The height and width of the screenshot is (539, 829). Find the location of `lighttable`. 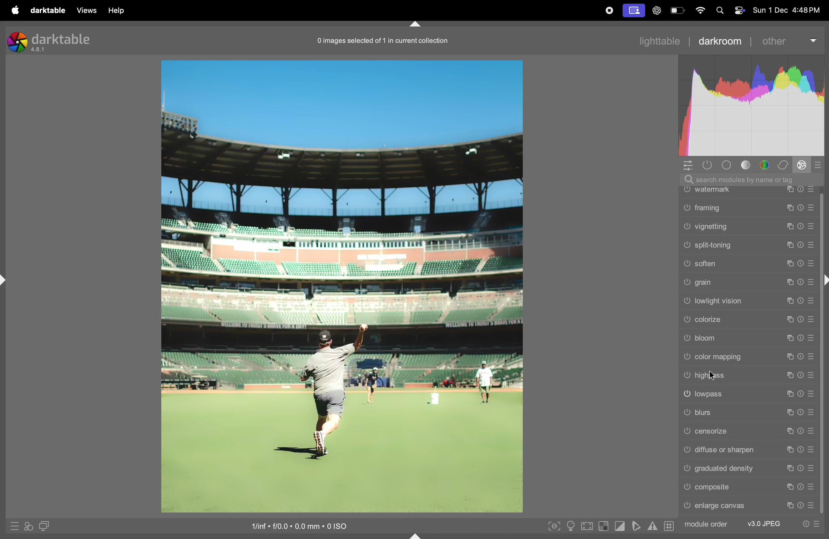

lighttable is located at coordinates (659, 40).